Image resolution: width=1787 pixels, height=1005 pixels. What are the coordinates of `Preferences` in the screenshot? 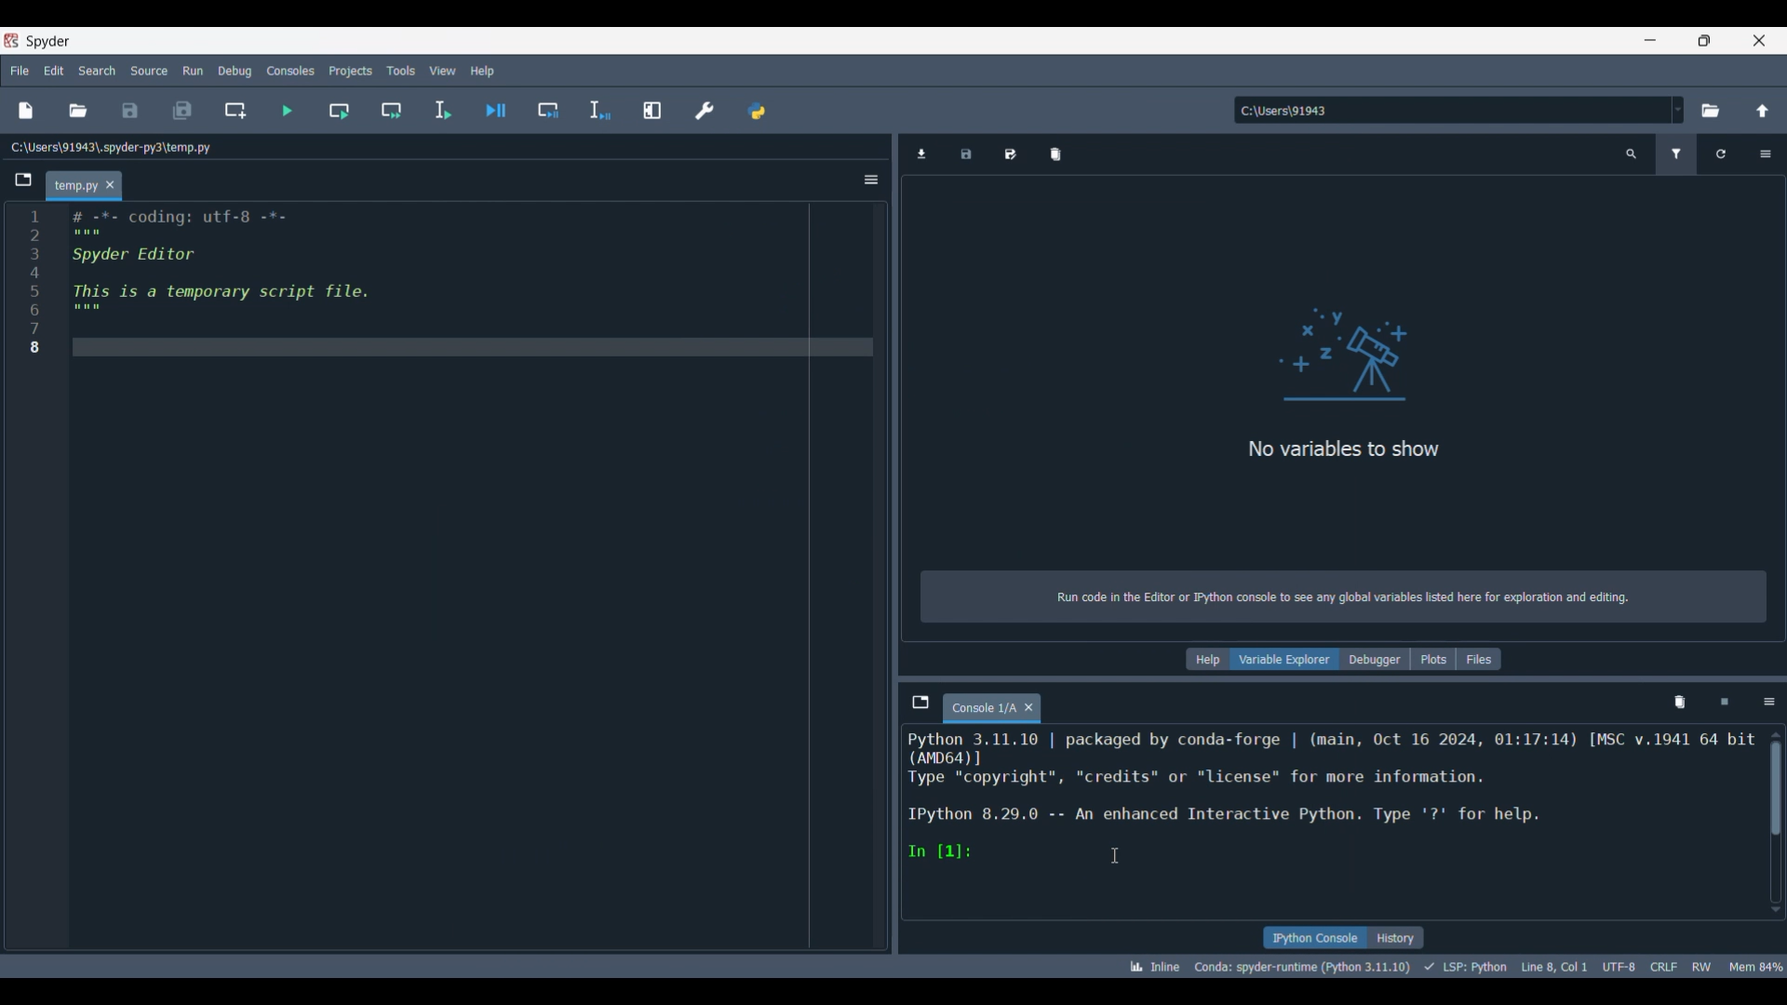 It's located at (705, 105).